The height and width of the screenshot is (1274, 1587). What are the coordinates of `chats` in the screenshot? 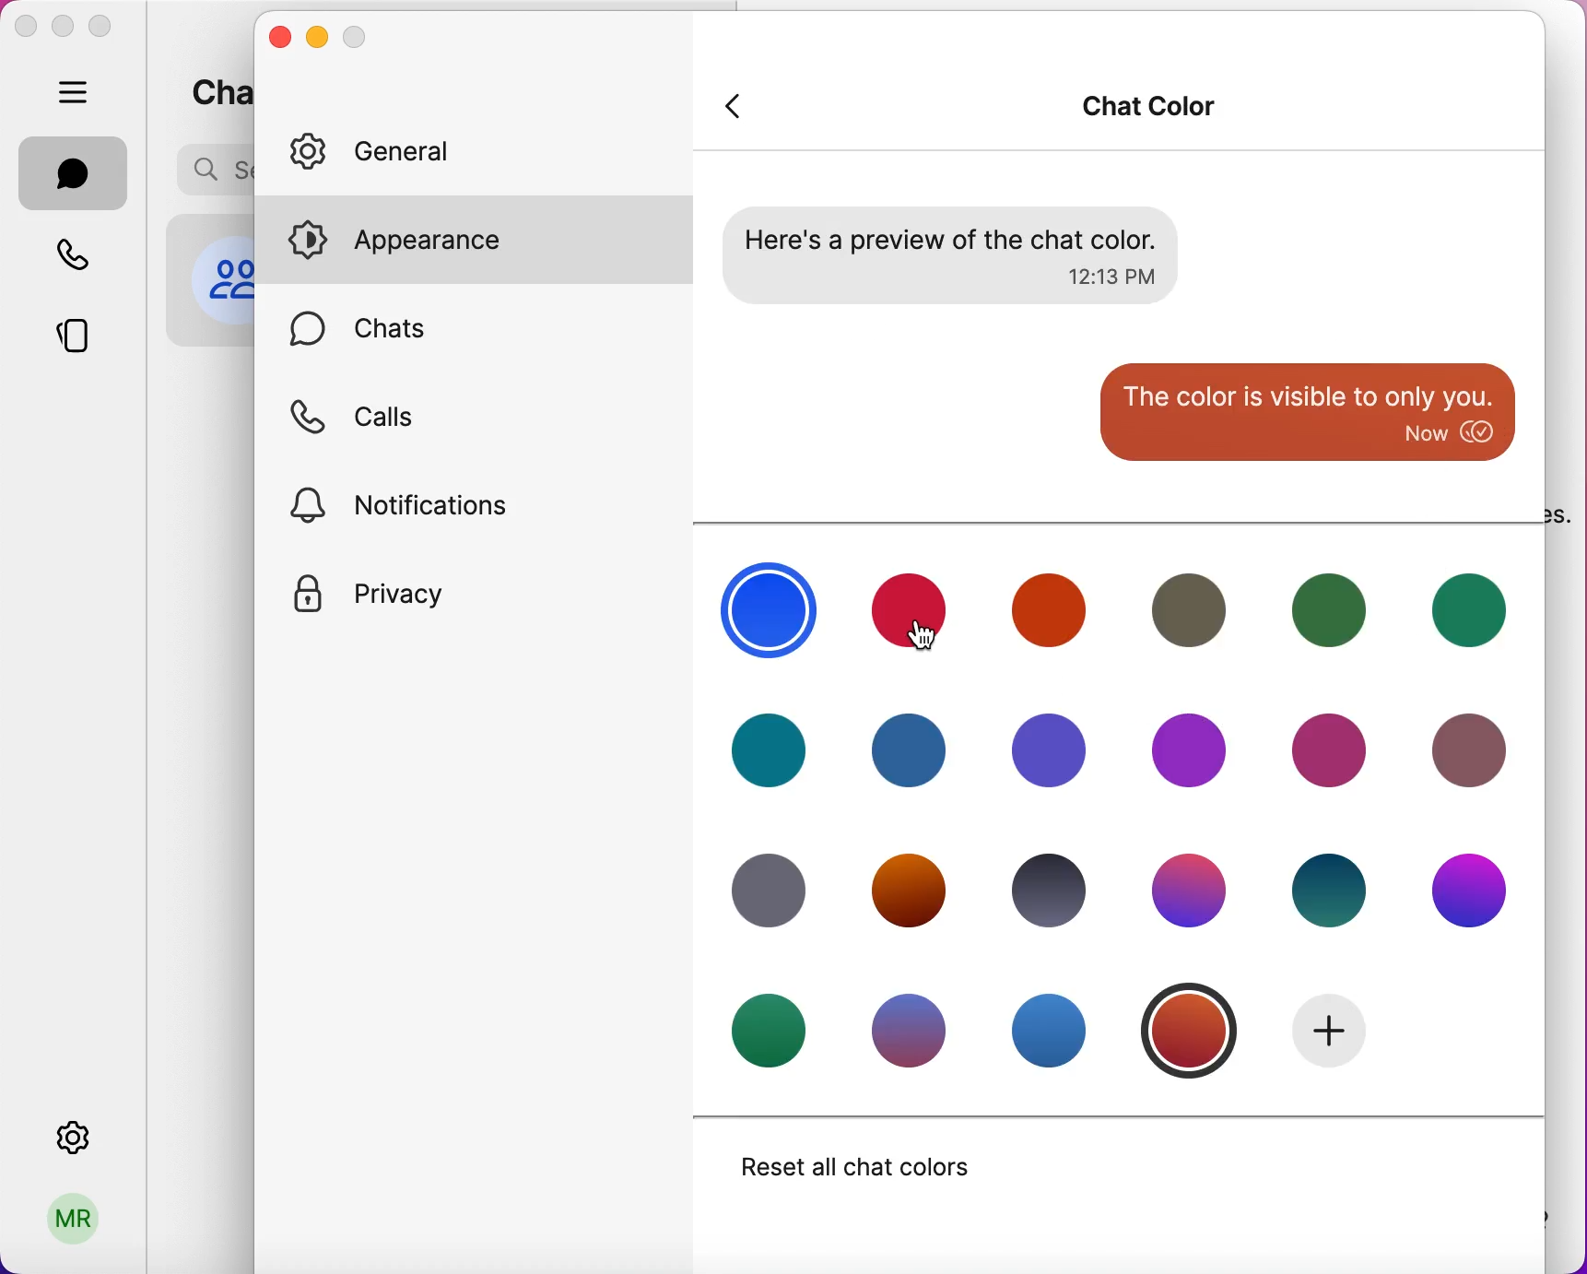 It's located at (74, 173).